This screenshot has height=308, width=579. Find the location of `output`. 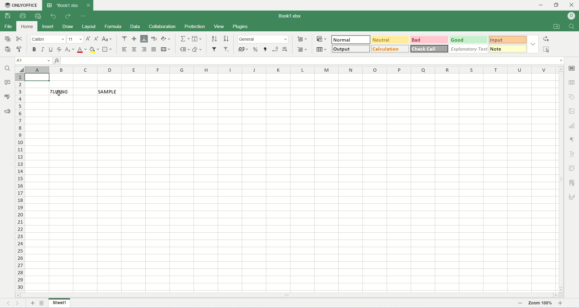

output is located at coordinates (351, 49).